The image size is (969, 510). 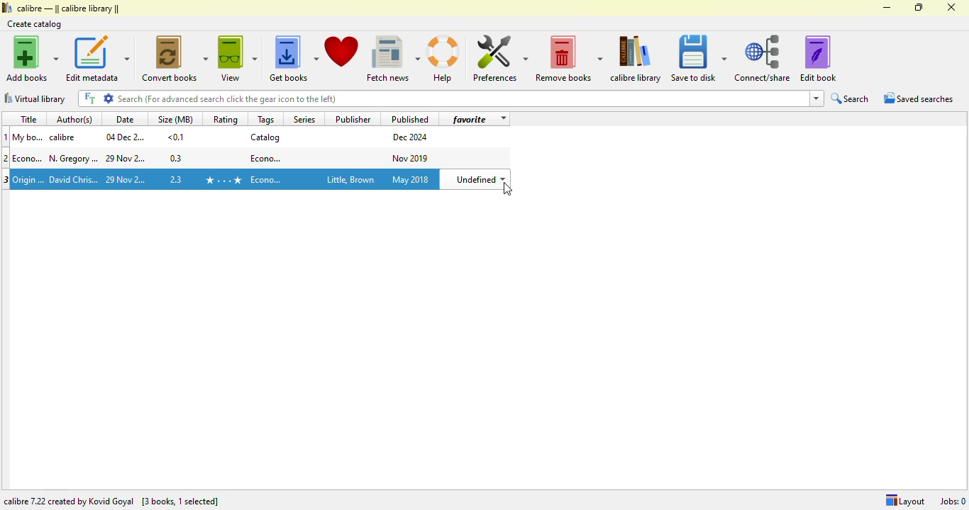 I want to click on date, so click(x=125, y=137).